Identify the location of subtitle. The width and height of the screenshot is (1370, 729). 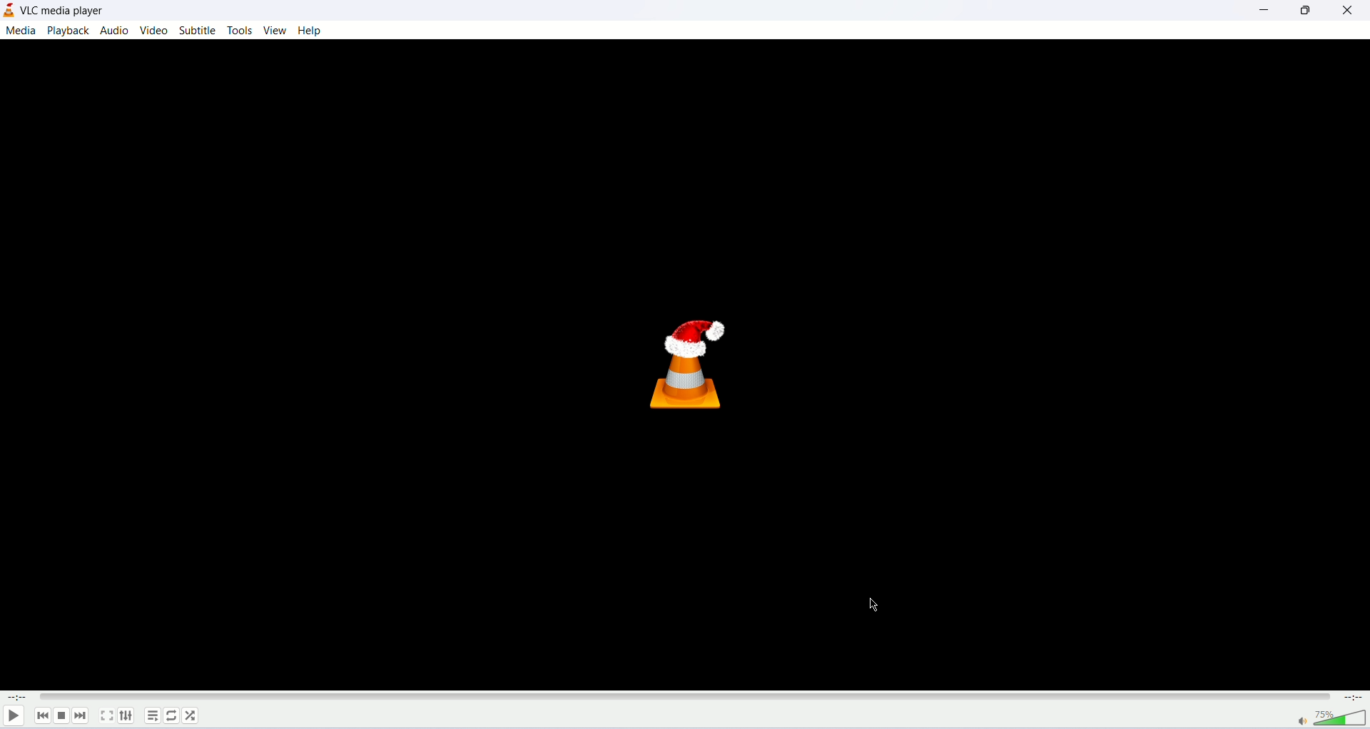
(198, 29).